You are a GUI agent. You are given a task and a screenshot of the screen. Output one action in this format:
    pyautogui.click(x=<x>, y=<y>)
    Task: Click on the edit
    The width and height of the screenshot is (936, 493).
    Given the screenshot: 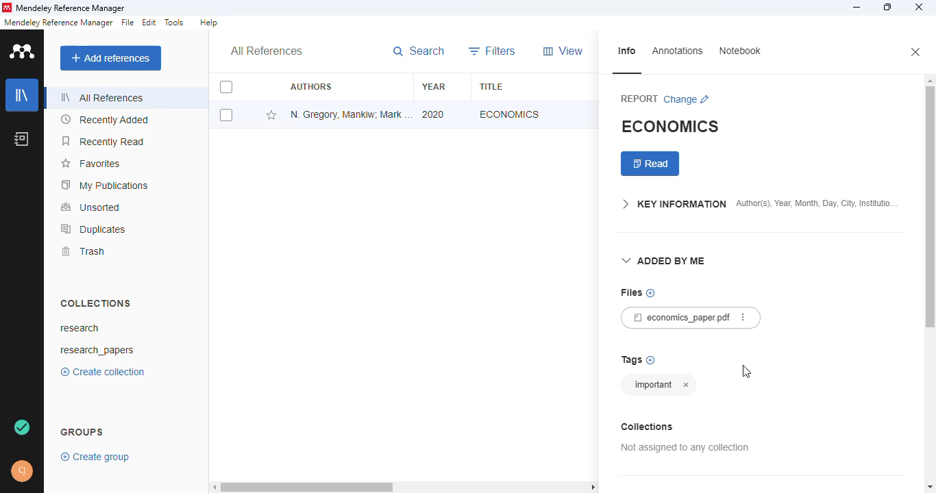 What is the action you would take?
    pyautogui.click(x=150, y=22)
    